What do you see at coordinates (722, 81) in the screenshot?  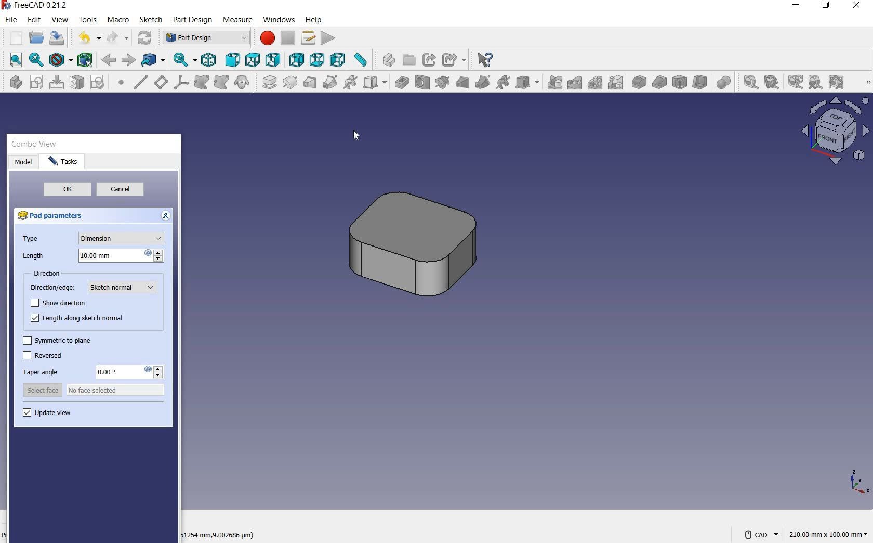 I see `Boolean operation` at bounding box center [722, 81].